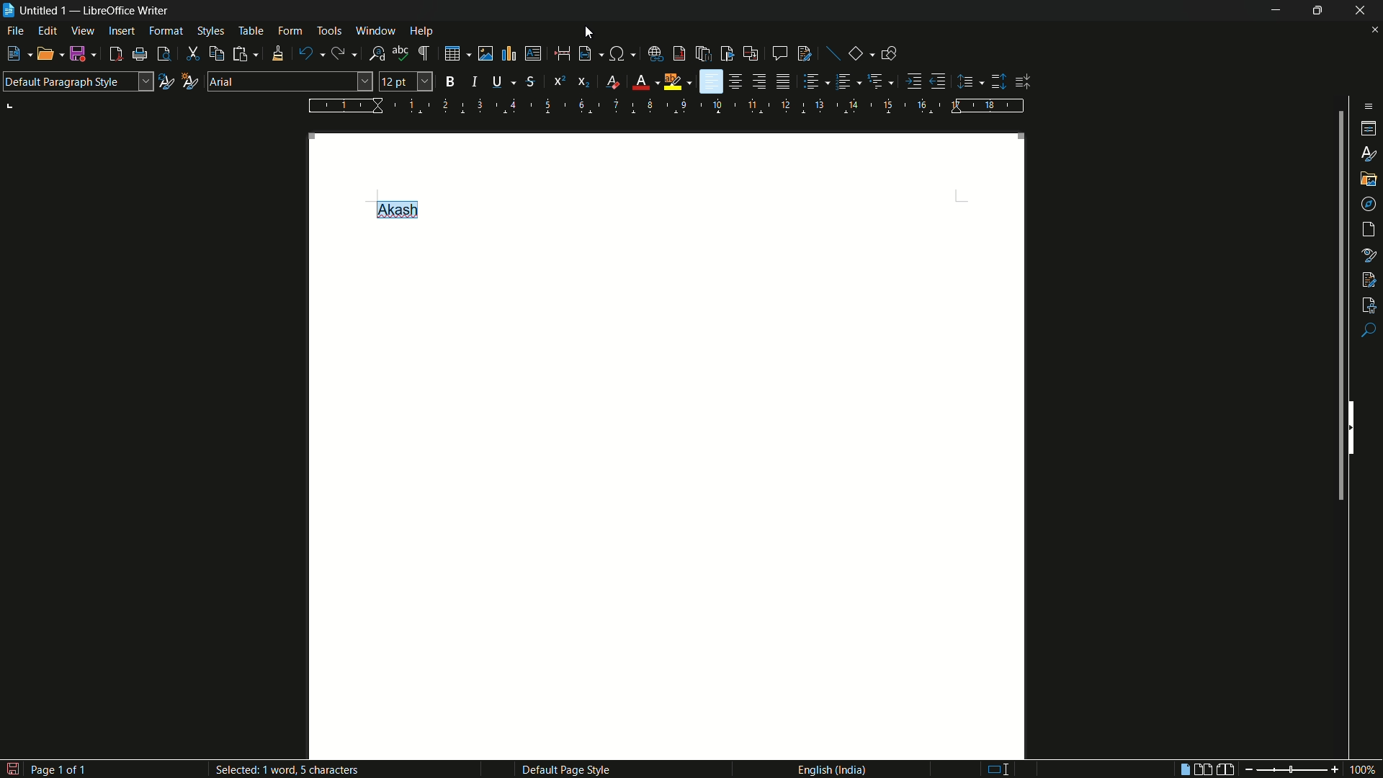 This screenshot has width=1383, height=778. What do you see at coordinates (565, 769) in the screenshot?
I see `page style` at bounding box center [565, 769].